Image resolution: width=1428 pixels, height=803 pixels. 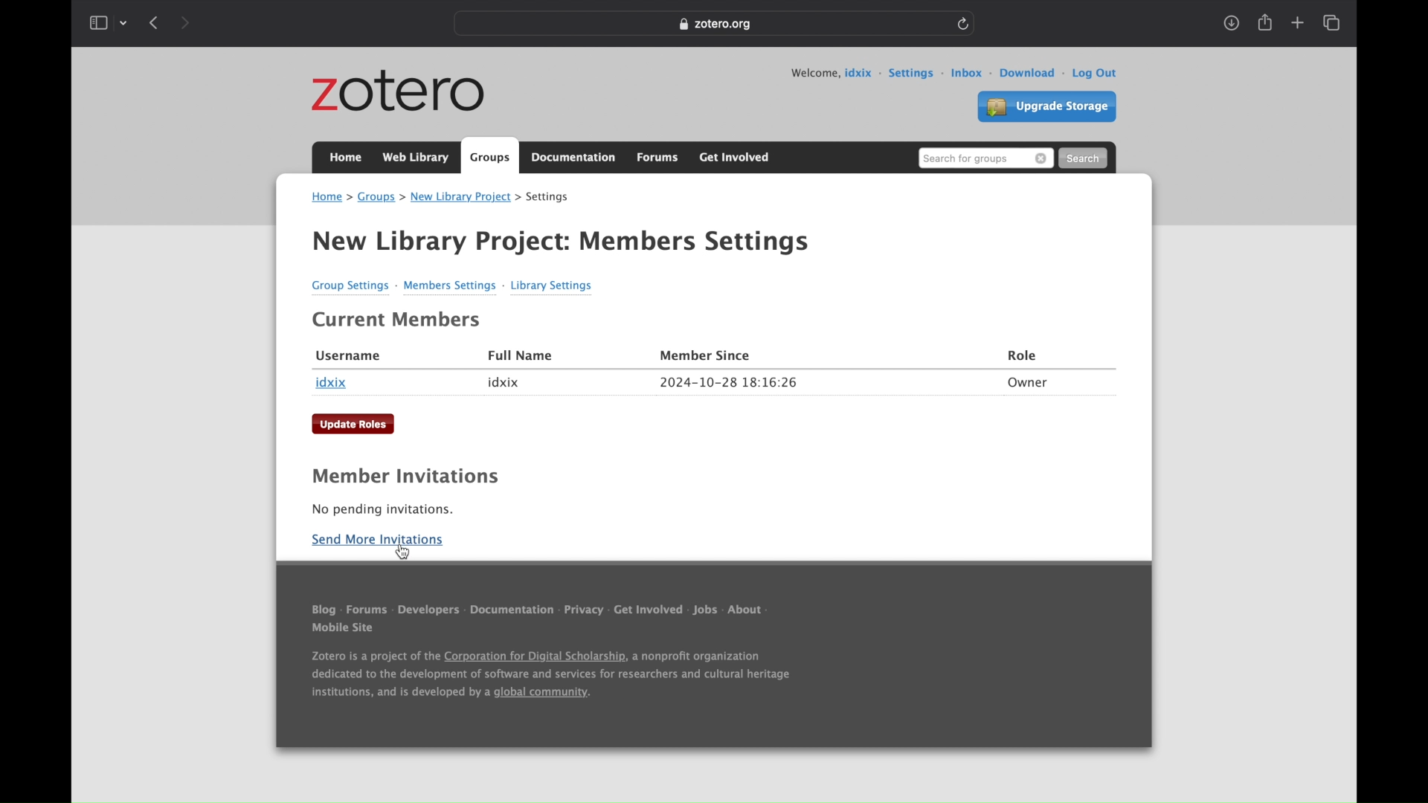 I want to click on owner, so click(x=1027, y=384).